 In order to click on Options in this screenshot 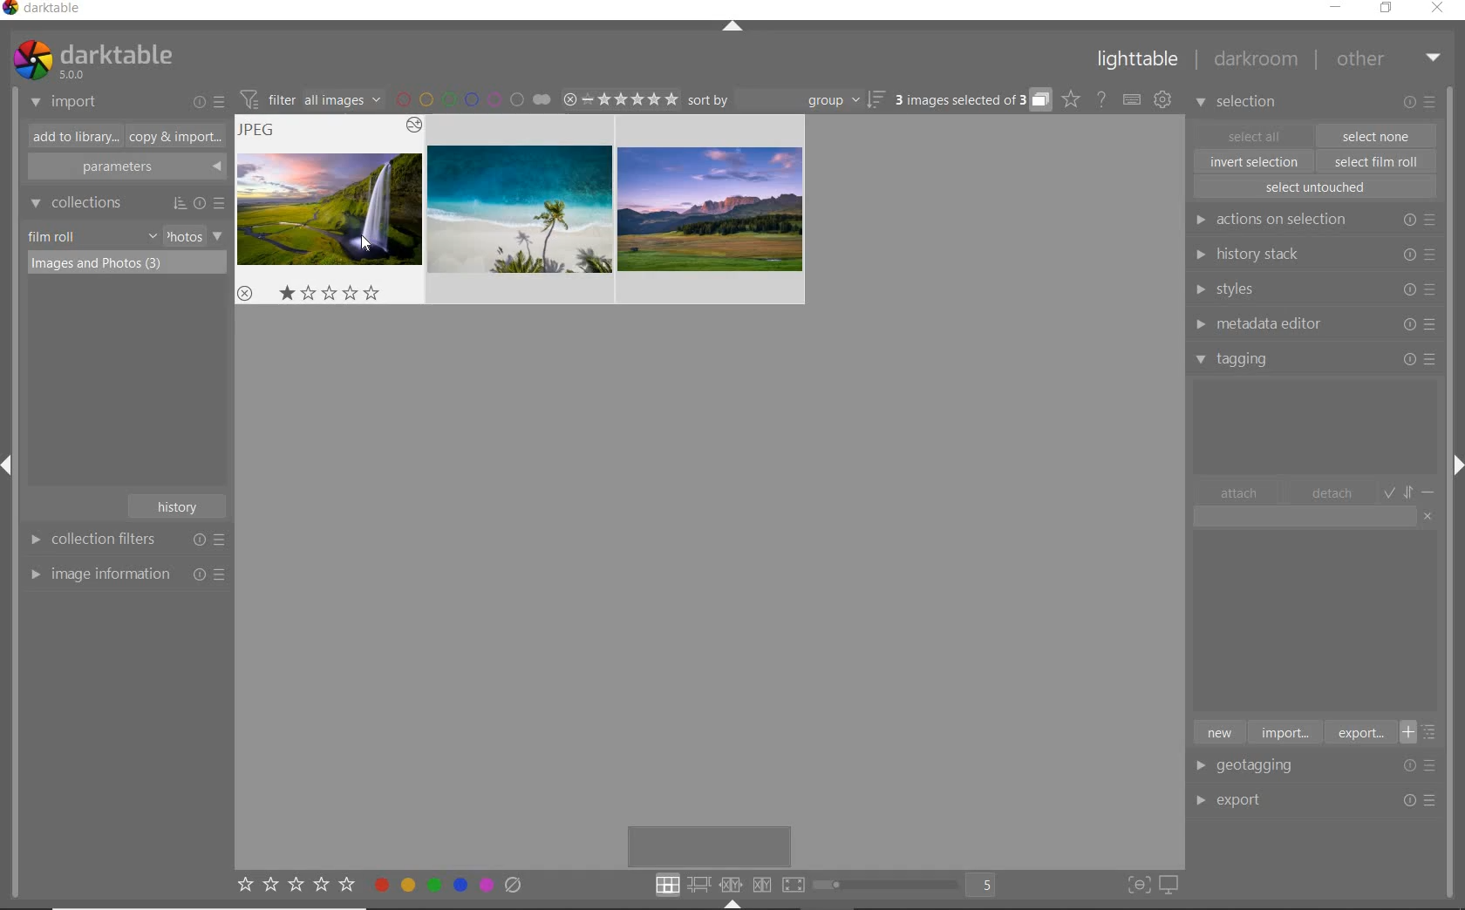, I will do `click(1425, 765)`.